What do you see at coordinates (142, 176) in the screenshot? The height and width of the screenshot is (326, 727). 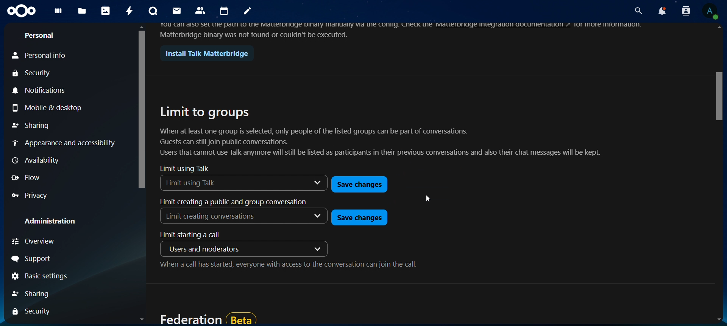 I see `scroll bar` at bounding box center [142, 176].